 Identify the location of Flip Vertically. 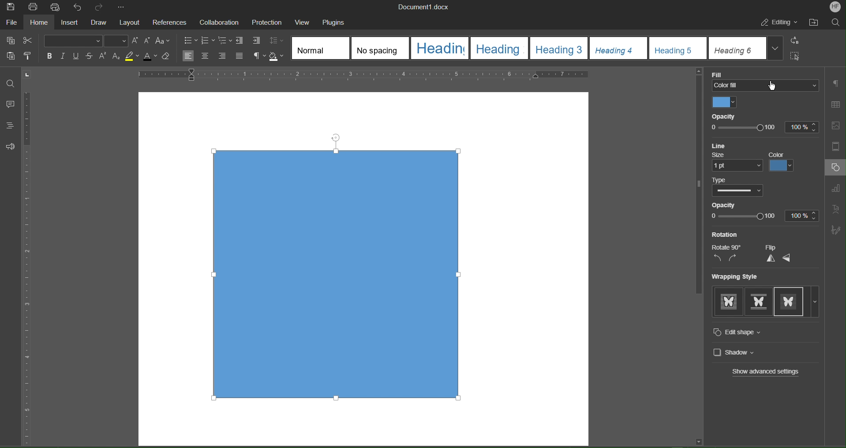
(771, 259).